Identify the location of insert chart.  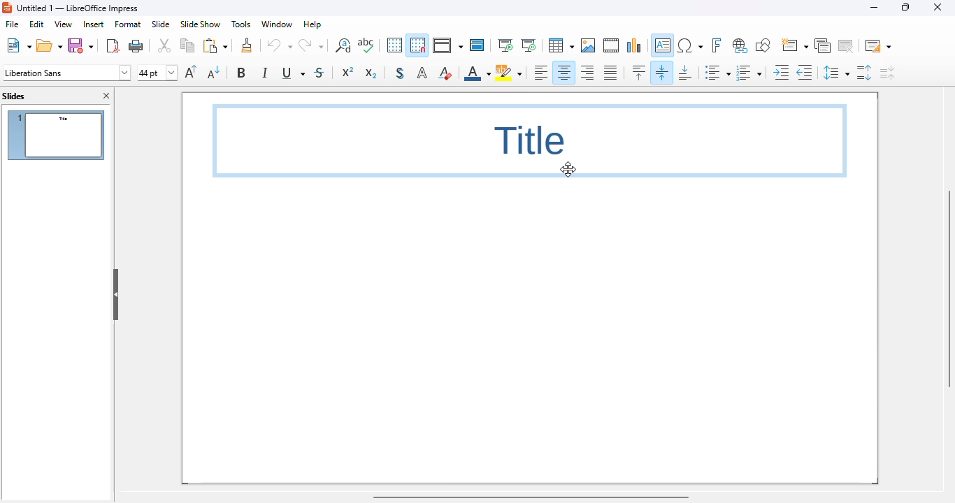
(635, 45).